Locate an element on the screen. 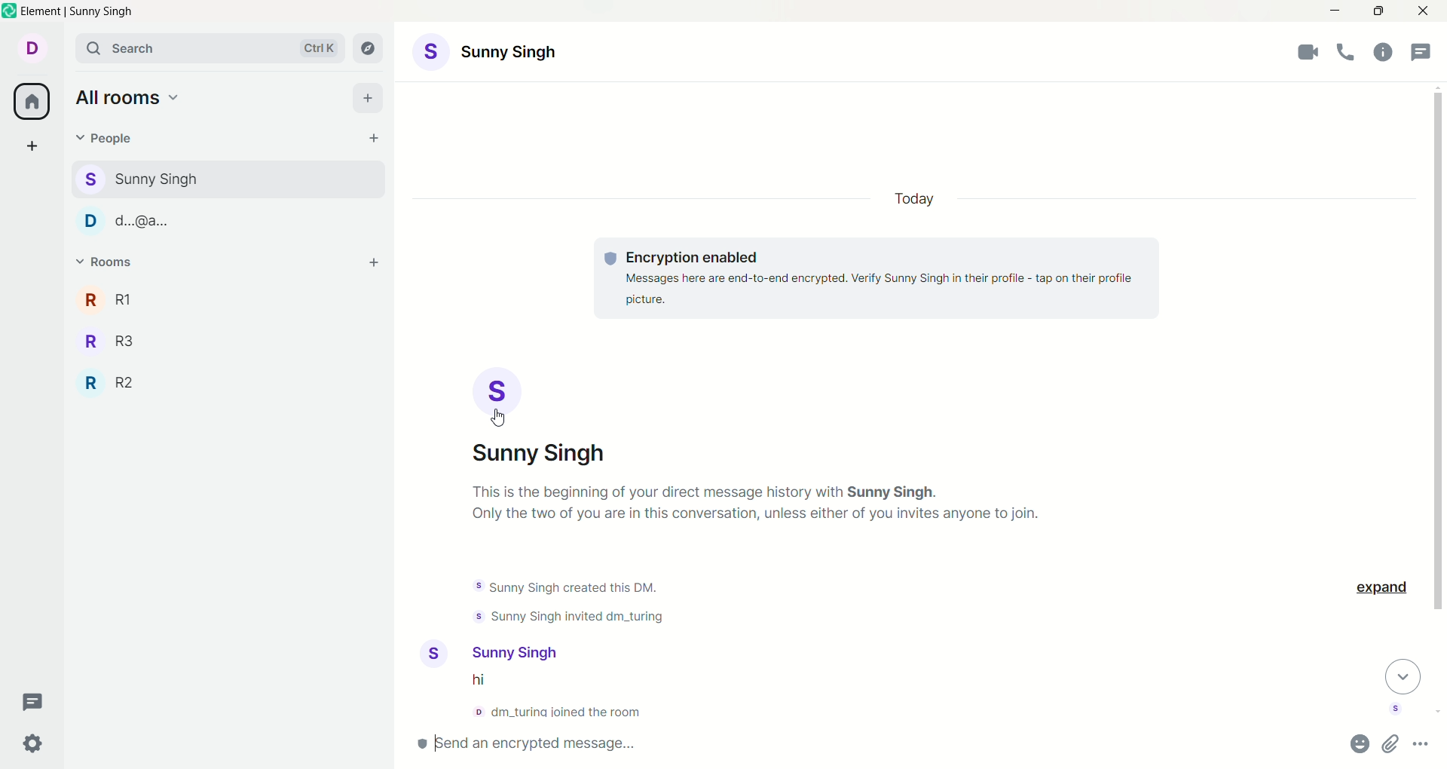 The image size is (1447, 769). people is located at coordinates (139, 176).